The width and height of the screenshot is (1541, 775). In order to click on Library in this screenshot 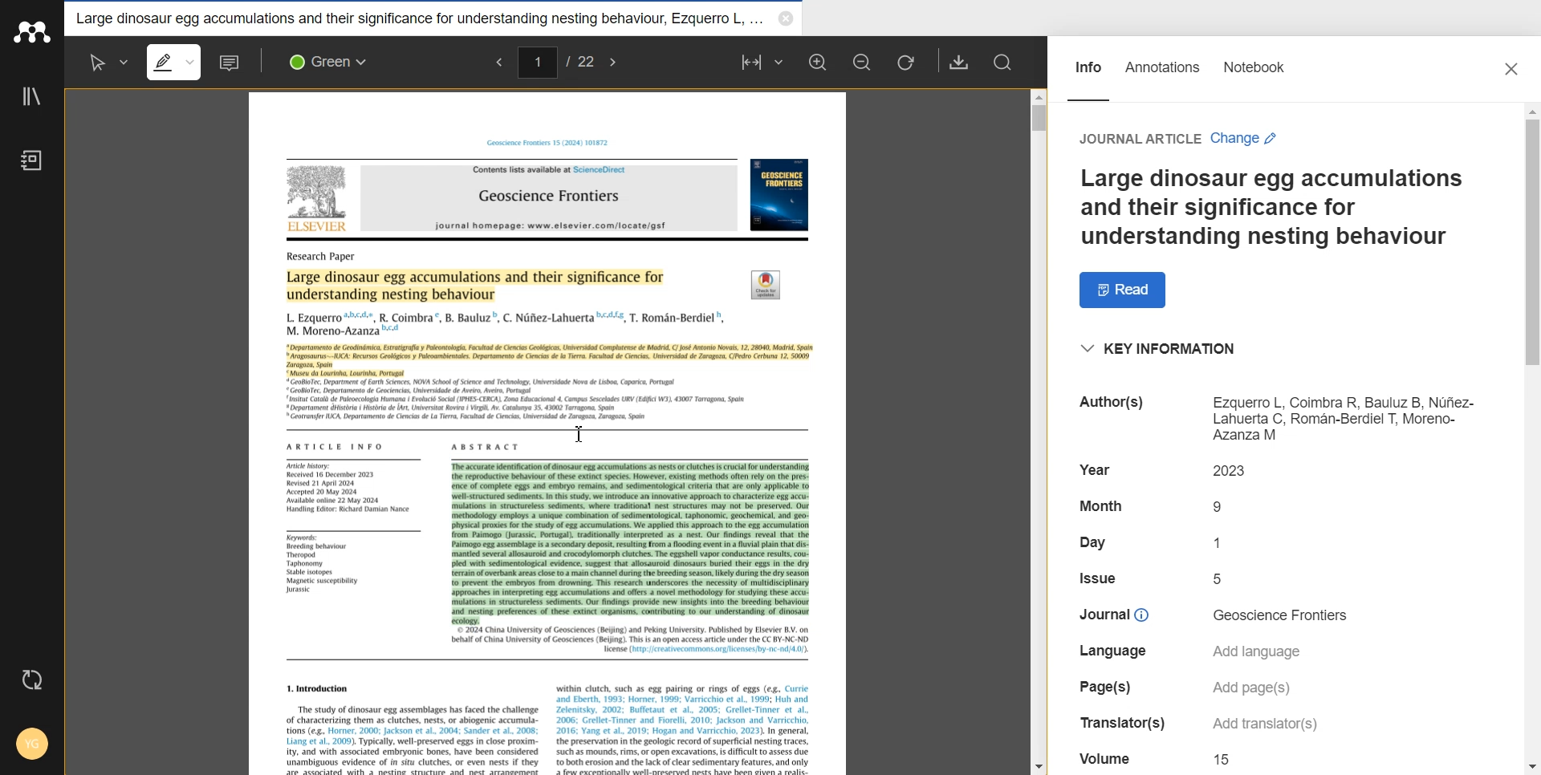, I will do `click(31, 97)`.